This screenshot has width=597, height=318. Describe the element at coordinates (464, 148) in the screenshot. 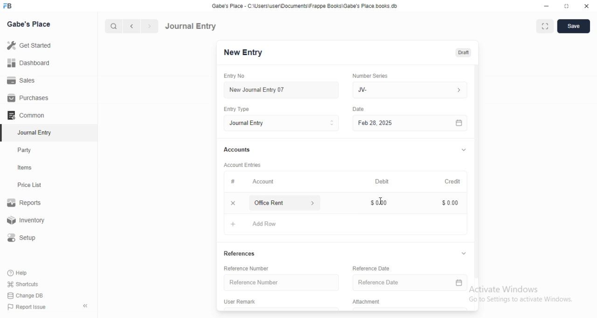

I see `v` at that location.